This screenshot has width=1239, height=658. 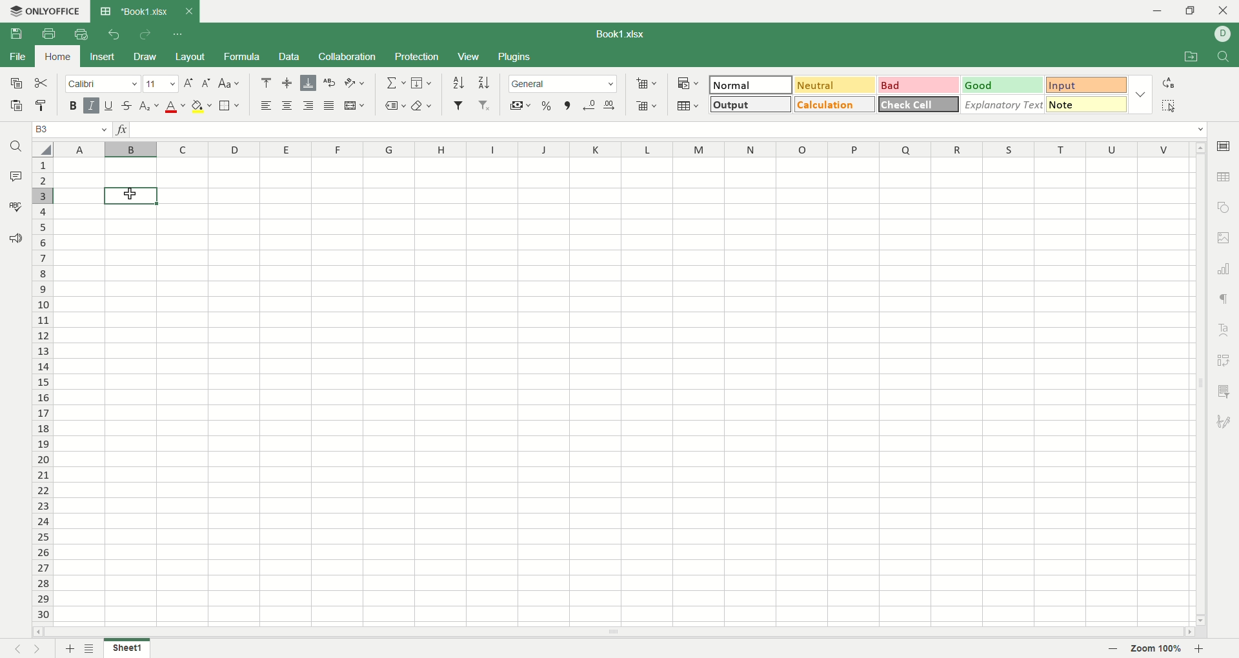 I want to click on decrease font size, so click(x=206, y=84).